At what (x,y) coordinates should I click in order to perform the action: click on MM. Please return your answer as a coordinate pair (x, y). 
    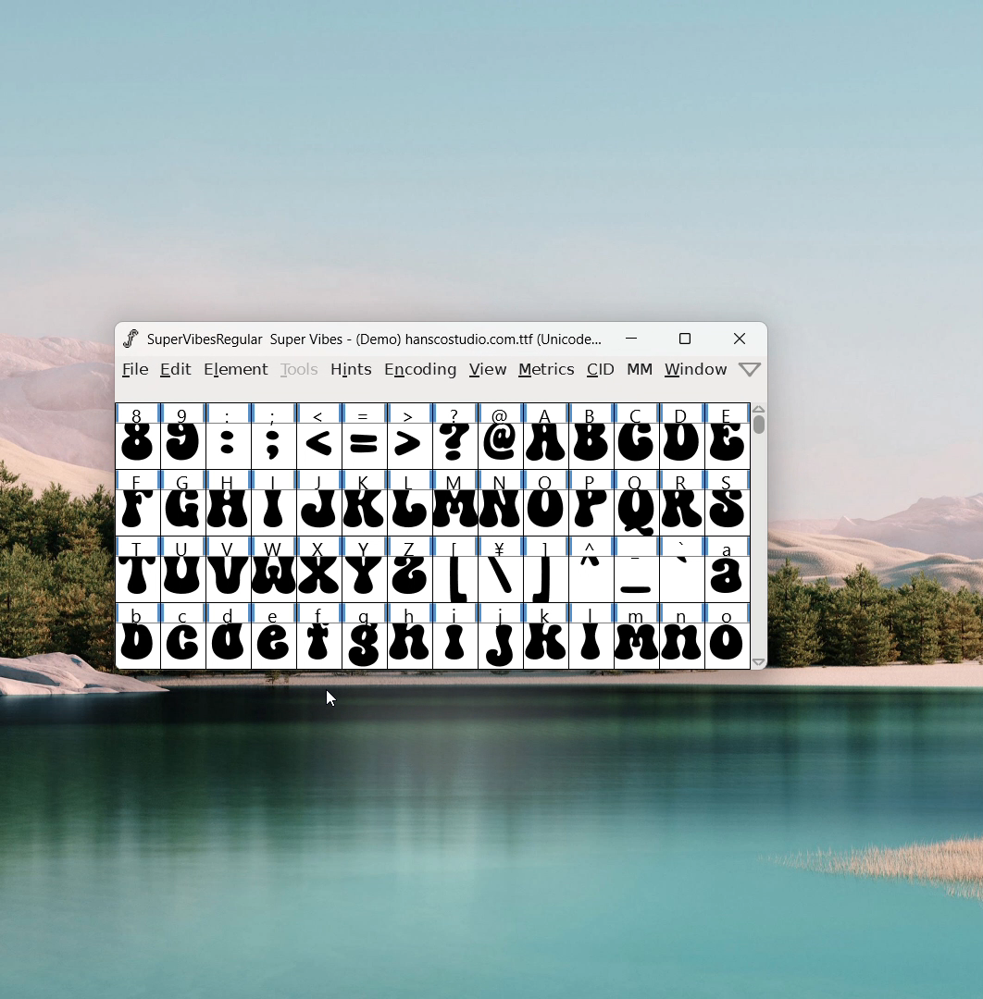
    Looking at the image, I should click on (639, 370).